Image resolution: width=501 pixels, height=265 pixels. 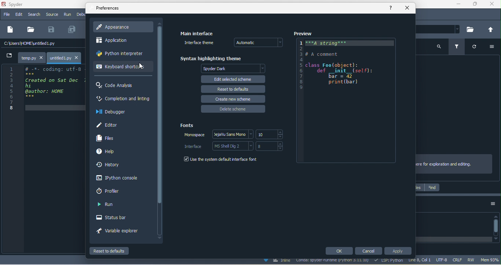 What do you see at coordinates (455, 164) in the screenshot?
I see `run code in the editor or python console to see any global variables isted herefor exploration and editing` at bounding box center [455, 164].